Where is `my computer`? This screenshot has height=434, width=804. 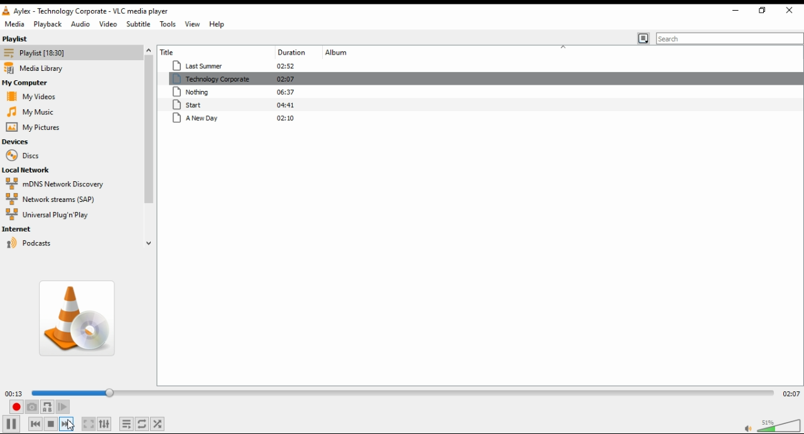 my computer is located at coordinates (27, 83).